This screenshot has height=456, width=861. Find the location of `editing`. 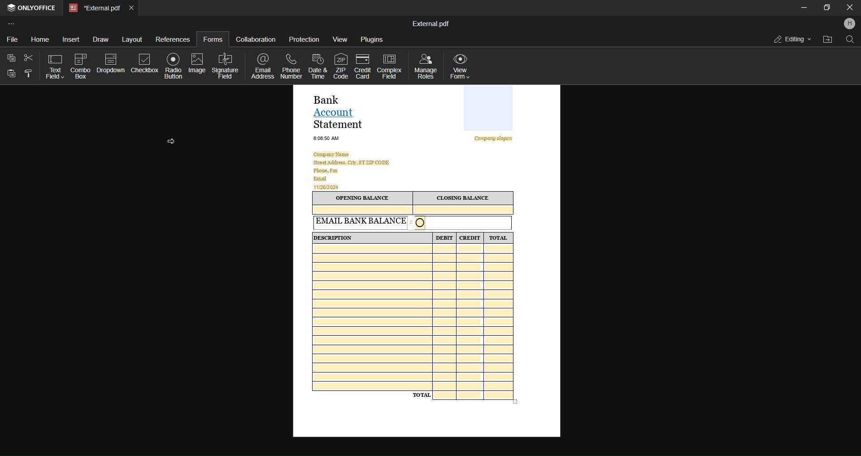

editing is located at coordinates (789, 39).